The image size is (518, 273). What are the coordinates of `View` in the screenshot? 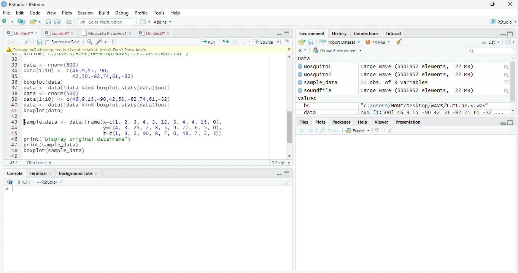 It's located at (52, 13).